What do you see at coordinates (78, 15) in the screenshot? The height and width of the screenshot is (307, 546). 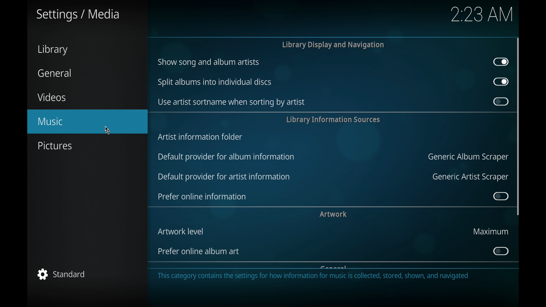 I see `settings/media` at bounding box center [78, 15].